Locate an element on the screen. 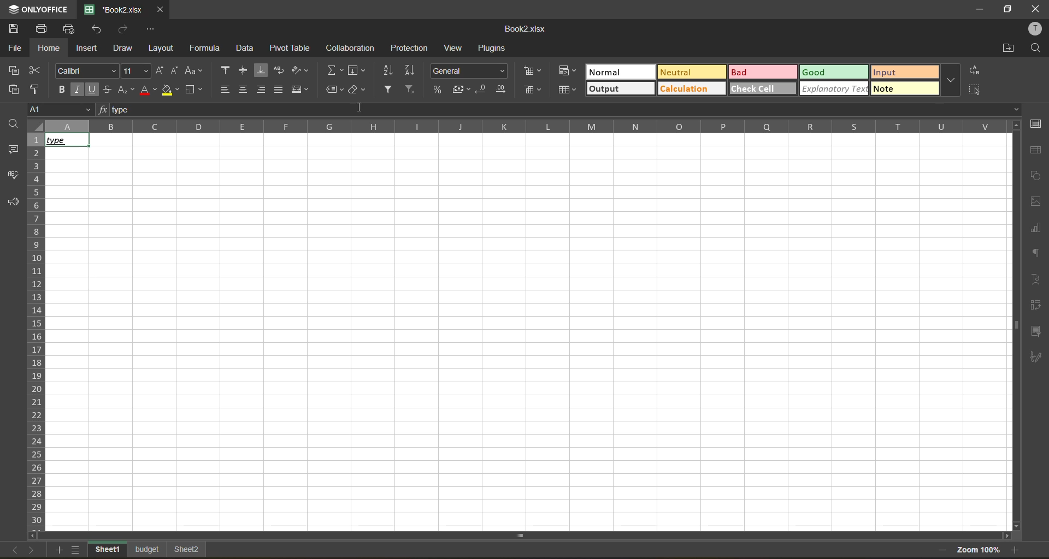 The width and height of the screenshot is (1049, 559). summation is located at coordinates (332, 70).